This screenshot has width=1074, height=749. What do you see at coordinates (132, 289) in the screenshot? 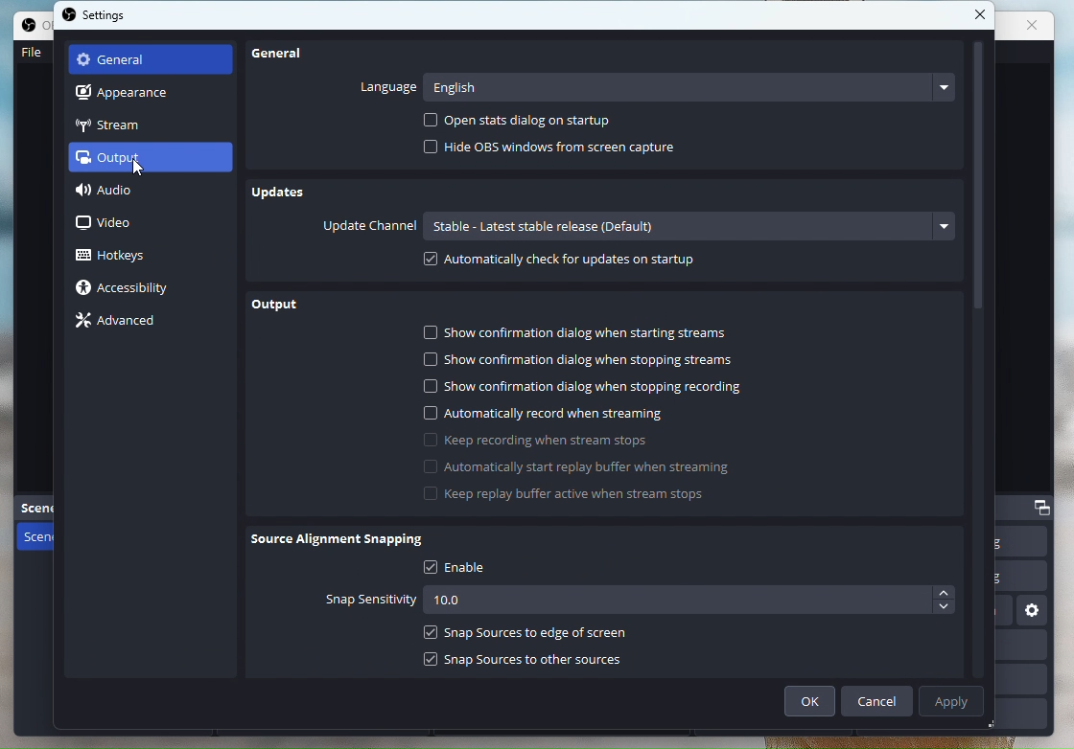
I see `Accessibility` at bounding box center [132, 289].